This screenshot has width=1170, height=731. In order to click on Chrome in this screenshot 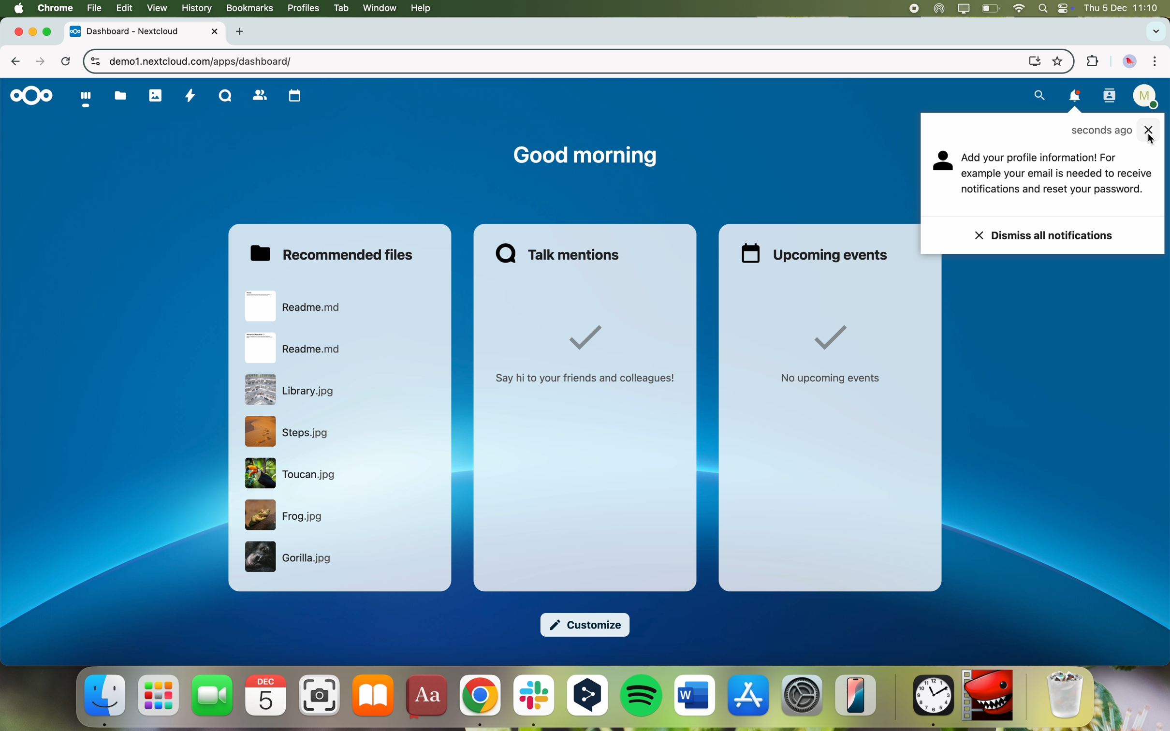, I will do `click(55, 7)`.